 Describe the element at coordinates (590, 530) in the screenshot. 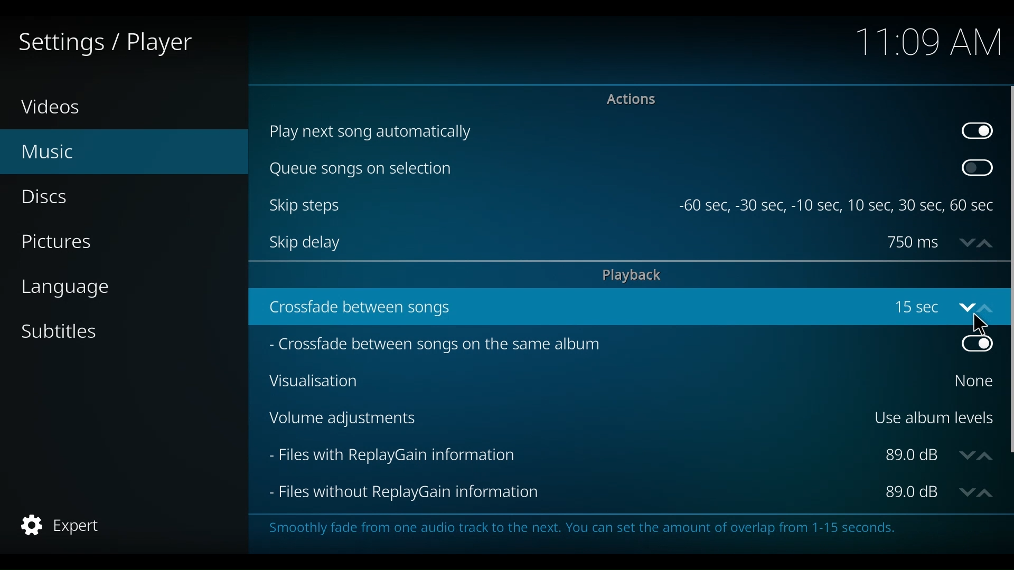

I see `Smoothly fade from one audio track to the next. You can set the amount of overlap from 1-15 seconds.` at that location.